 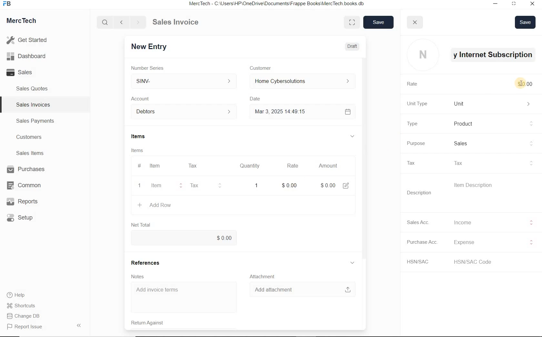 What do you see at coordinates (184, 112) in the screenshot?
I see `Account dropdown` at bounding box center [184, 112].